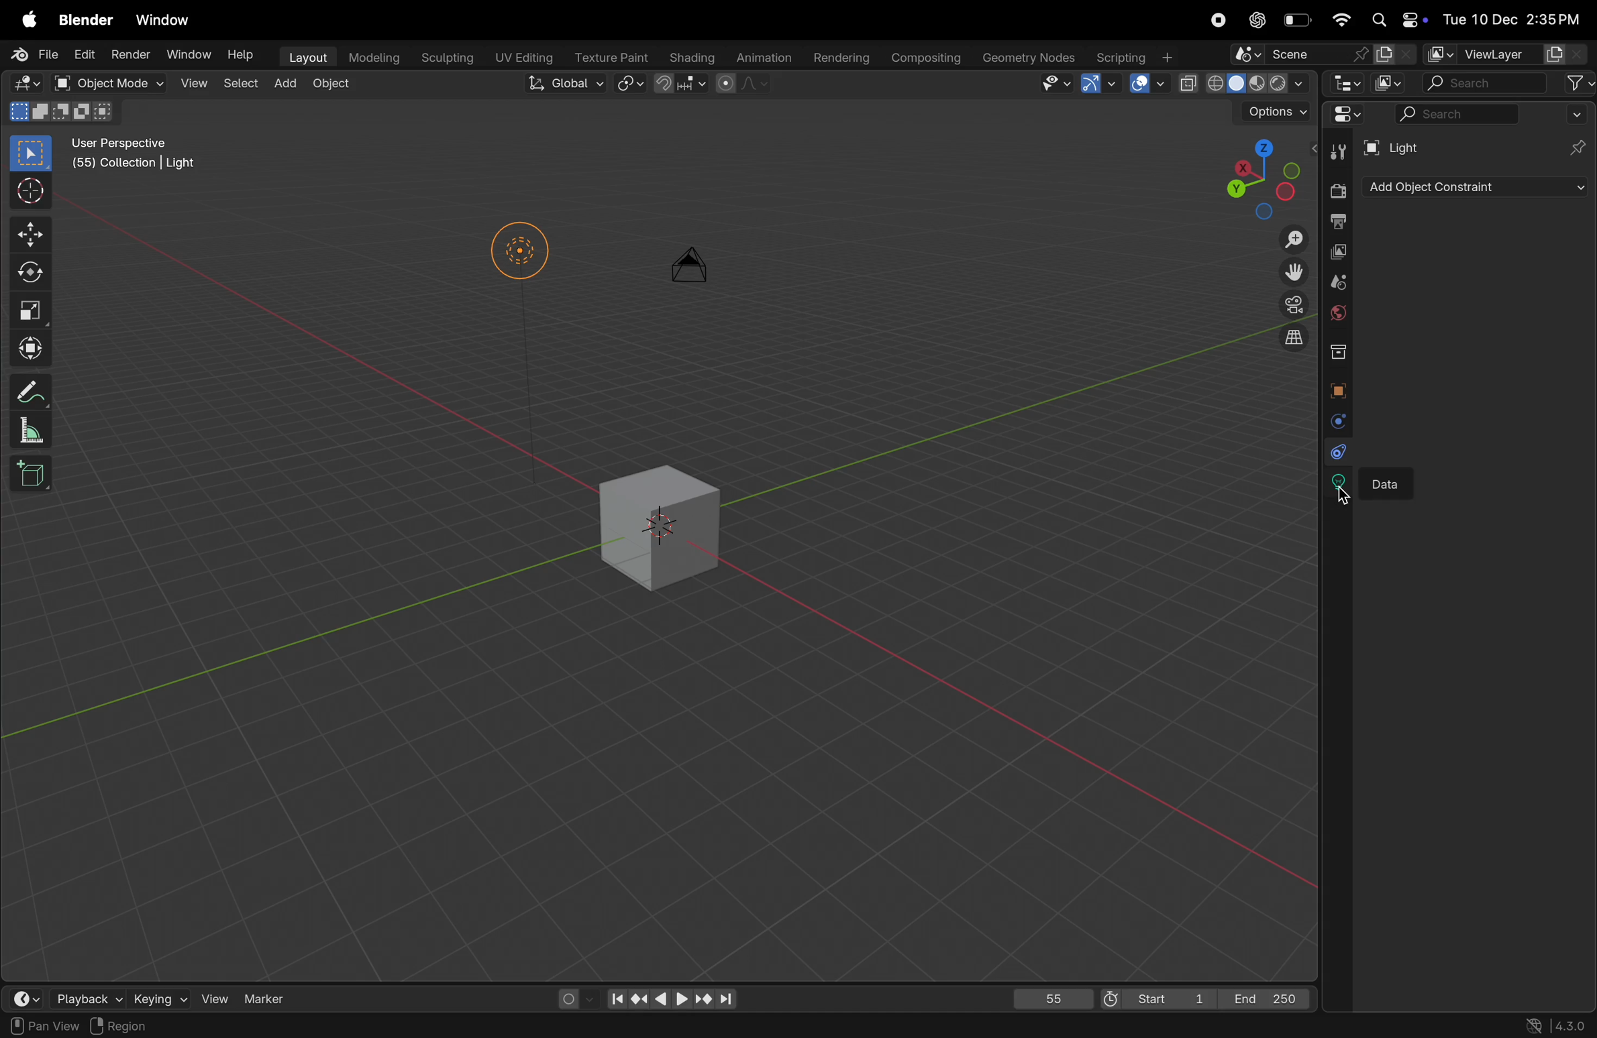 The height and width of the screenshot is (1038, 1597). I want to click on rotate, so click(114, 1026).